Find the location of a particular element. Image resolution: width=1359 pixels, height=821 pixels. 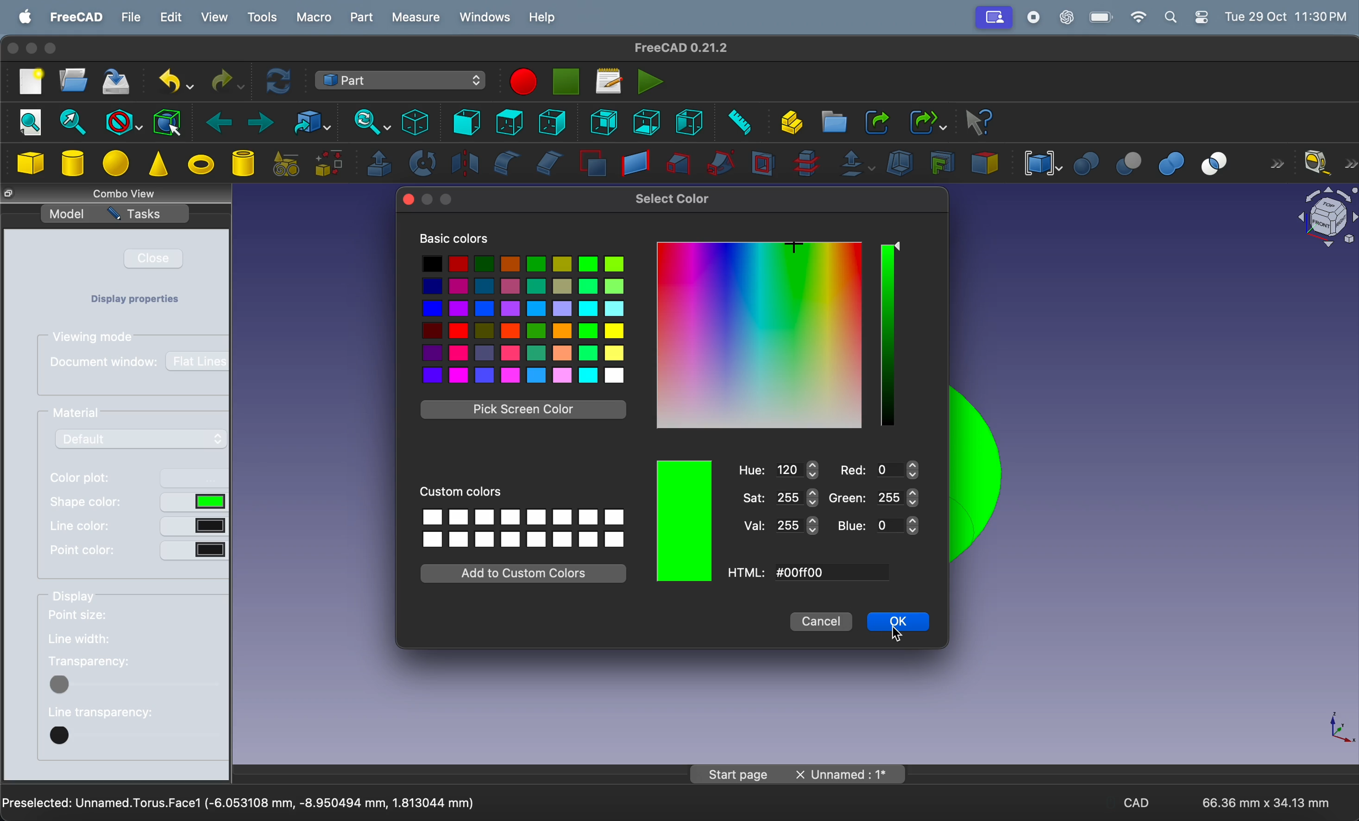

colors is located at coordinates (759, 335).